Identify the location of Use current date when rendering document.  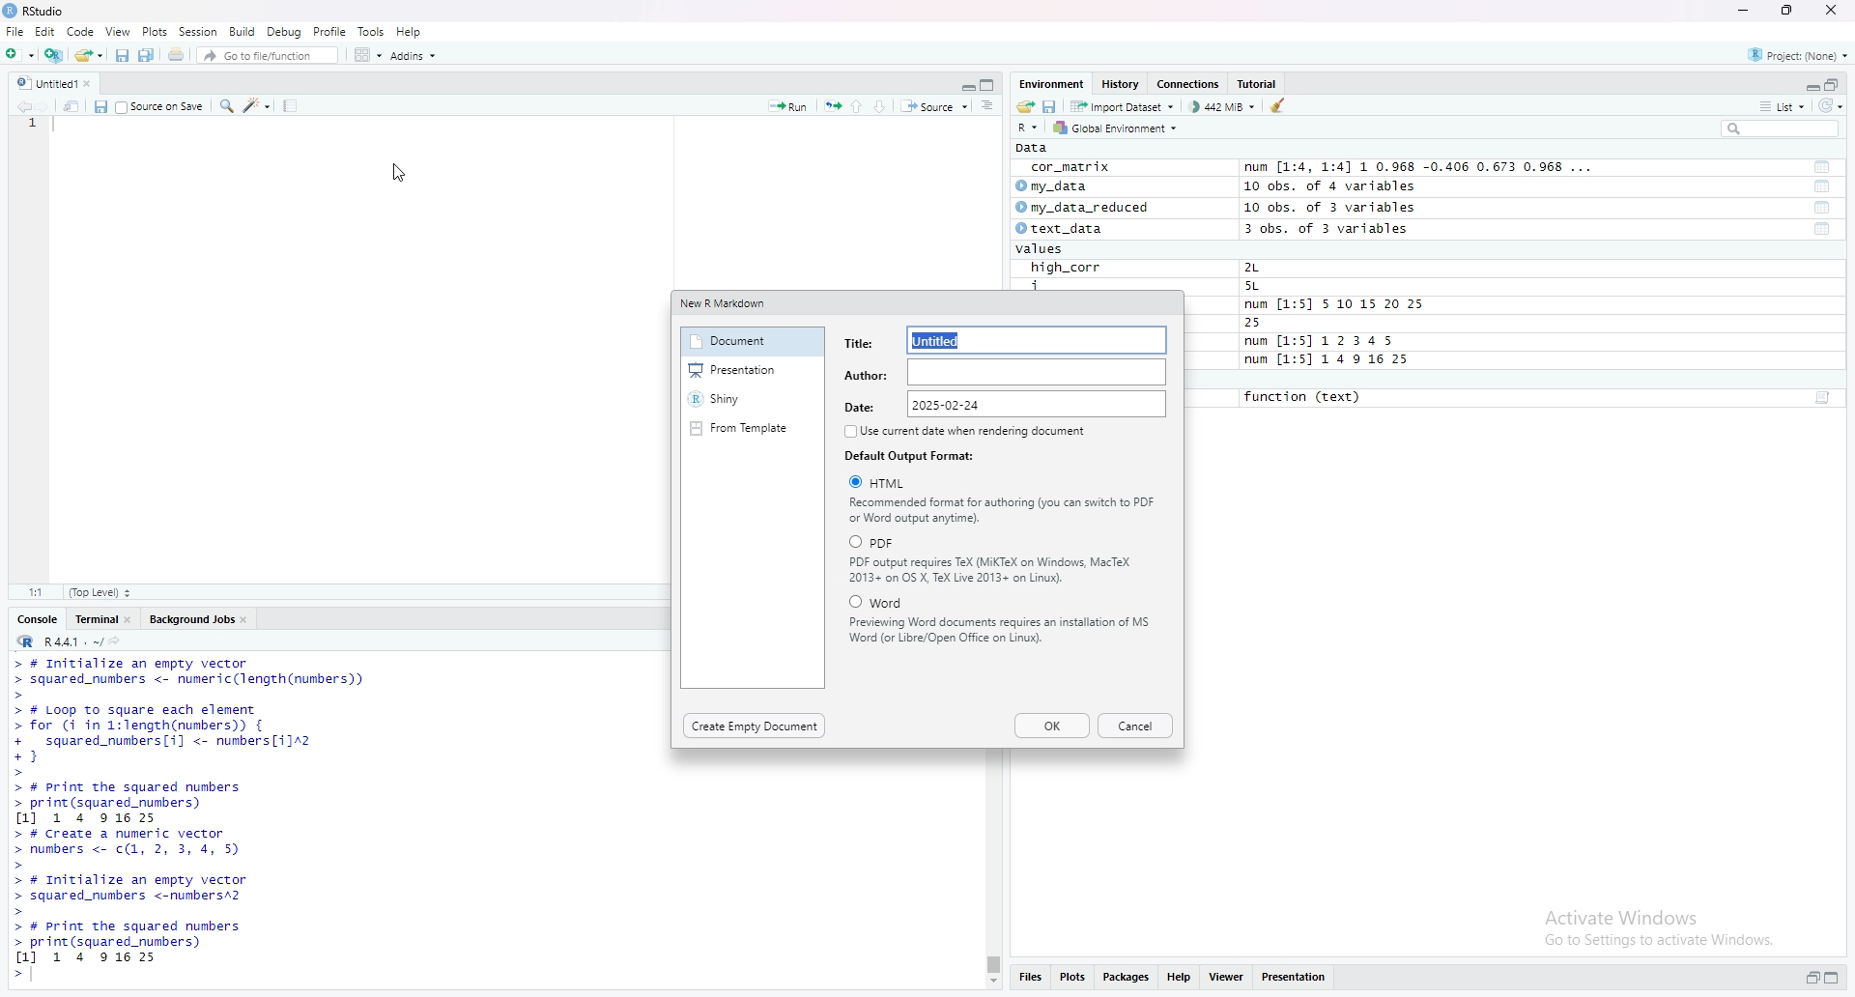
(985, 431).